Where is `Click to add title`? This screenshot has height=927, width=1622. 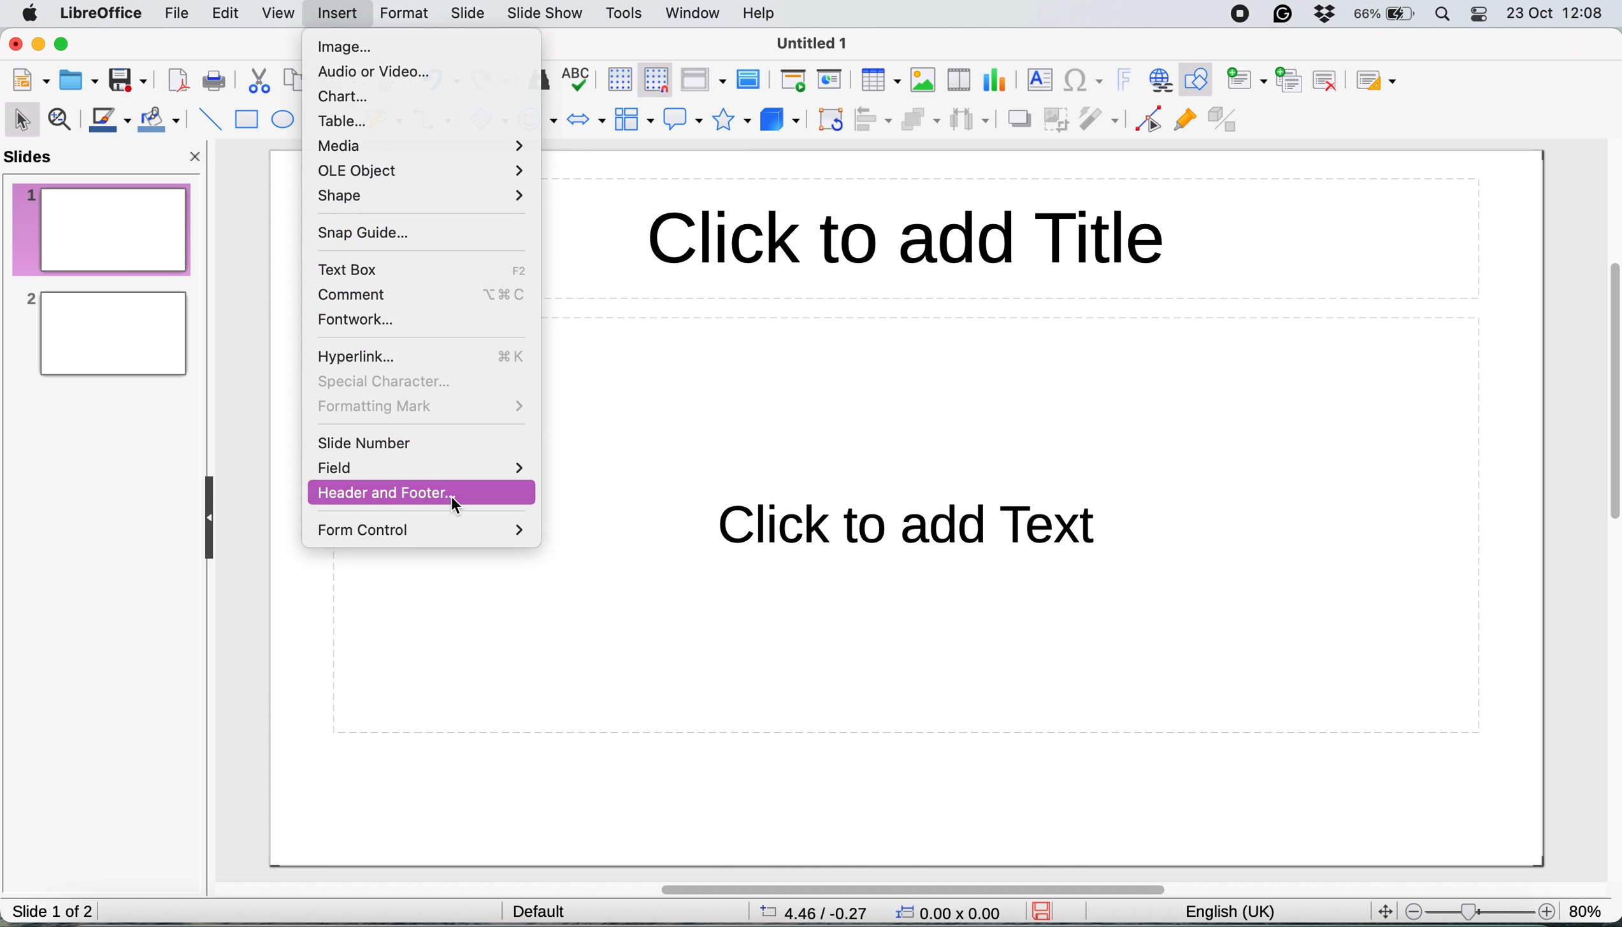
Click to add title is located at coordinates (1014, 237).